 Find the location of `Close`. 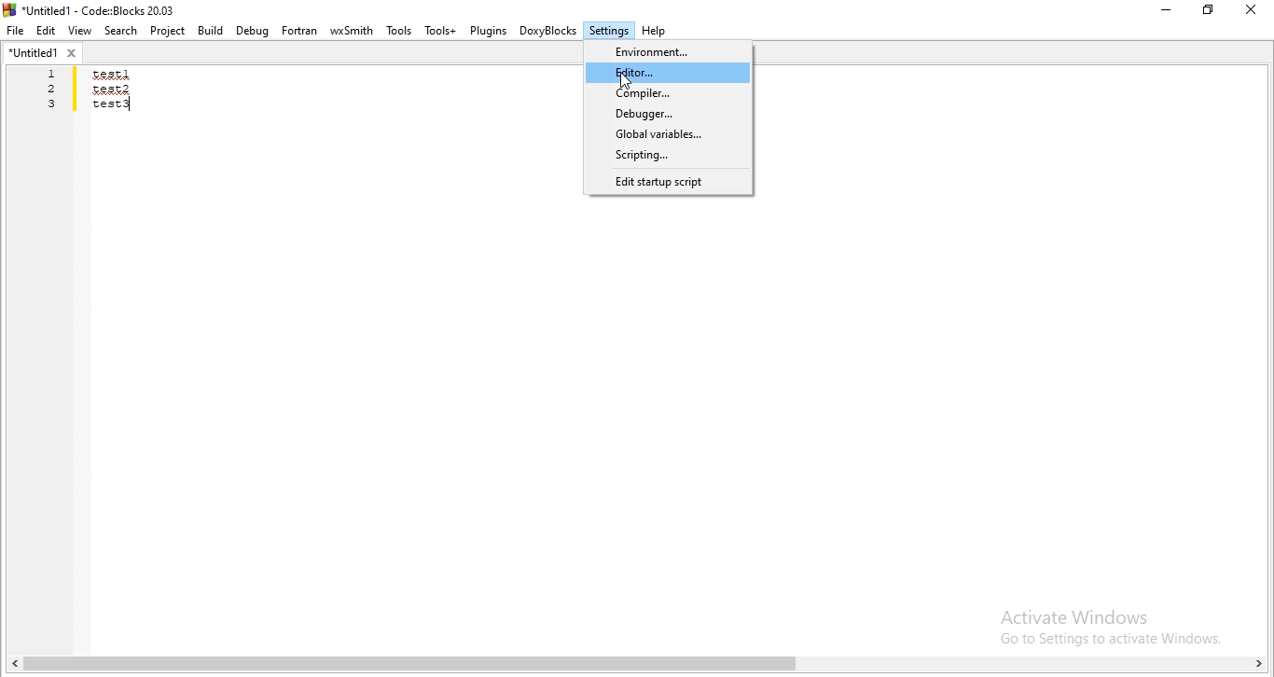

Close is located at coordinates (1249, 10).